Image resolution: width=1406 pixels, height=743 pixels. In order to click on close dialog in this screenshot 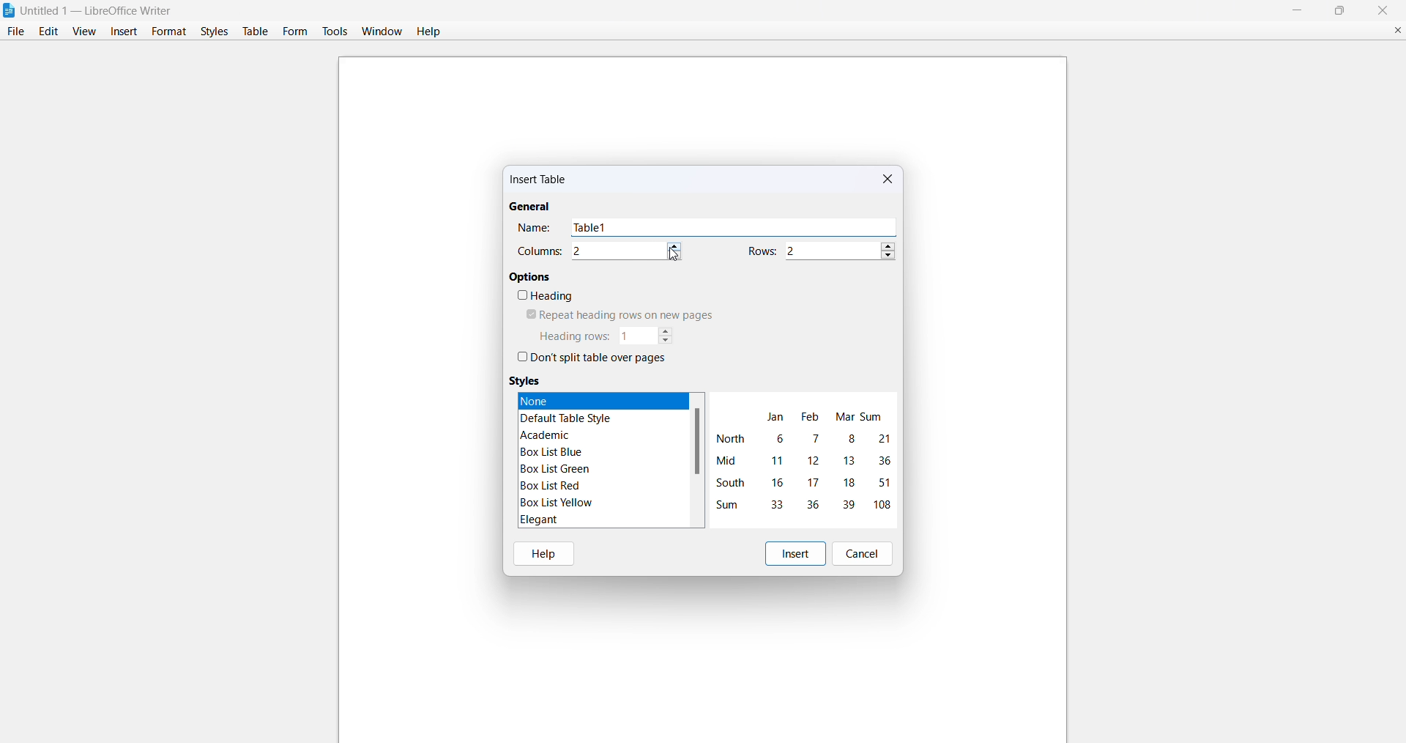, I will do `click(890, 180)`.